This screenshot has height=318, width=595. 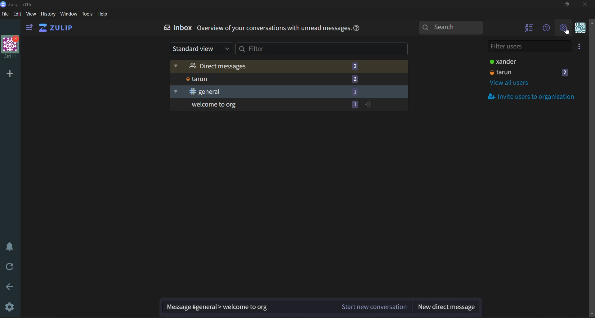 What do you see at coordinates (257, 91) in the screenshot?
I see `general` at bounding box center [257, 91].